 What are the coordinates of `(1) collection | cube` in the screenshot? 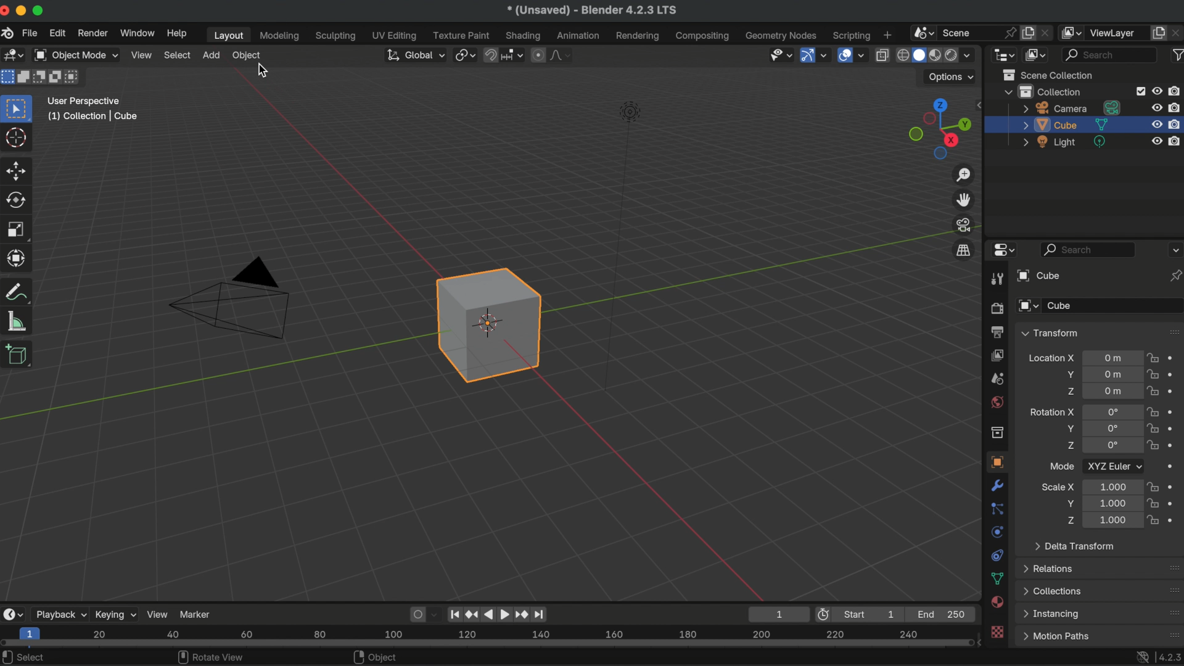 It's located at (92, 116).